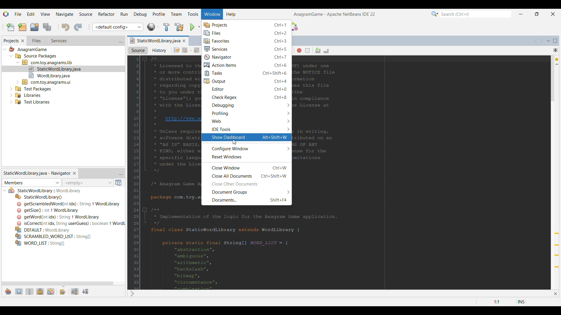 The height and width of the screenshot is (315, 561). What do you see at coordinates (246, 73) in the screenshot?
I see `Taks` at bounding box center [246, 73].